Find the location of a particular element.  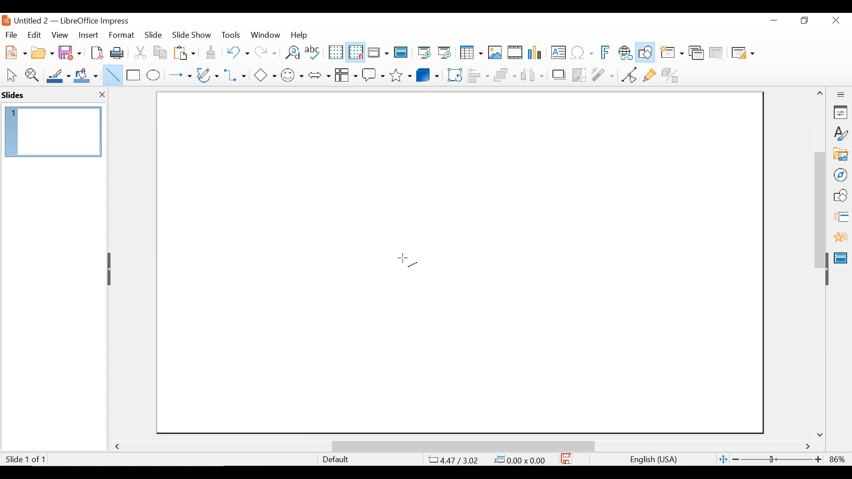

4.47/3.02   0.00x0.00 is located at coordinates (490, 459).